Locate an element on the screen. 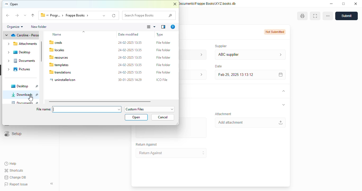 This screenshot has width=362, height=191. return against is located at coordinates (171, 153).